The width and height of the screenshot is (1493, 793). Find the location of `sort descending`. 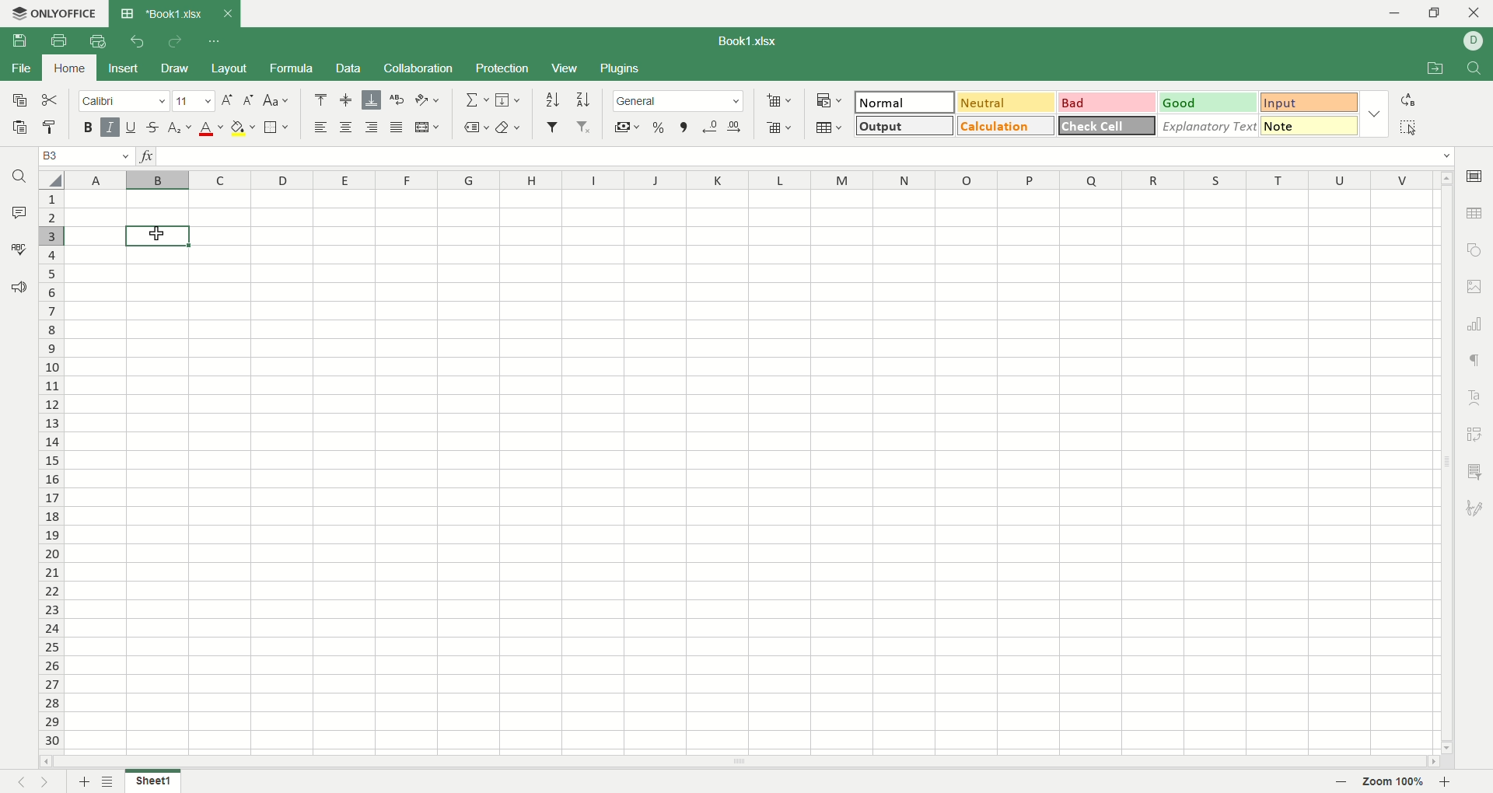

sort descending is located at coordinates (582, 99).